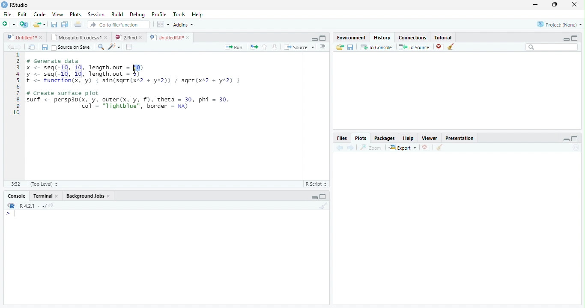 The height and width of the screenshot is (308, 585). I want to click on Plots, so click(361, 138).